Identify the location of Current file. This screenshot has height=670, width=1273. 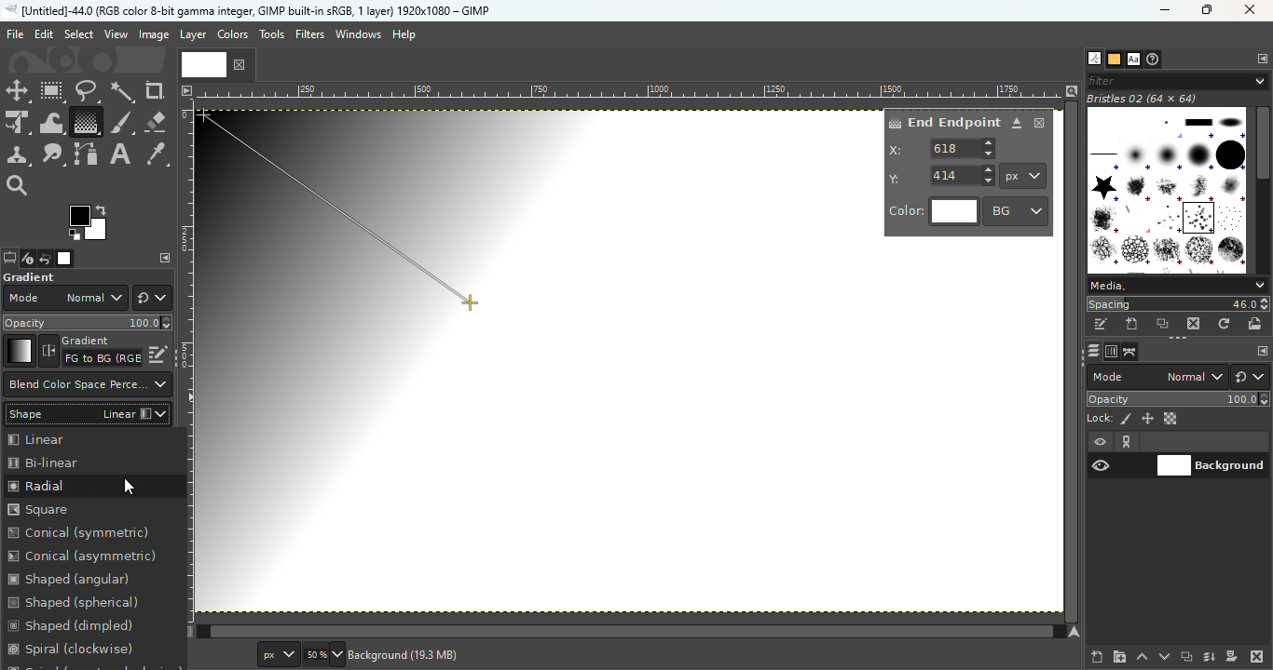
(217, 63).